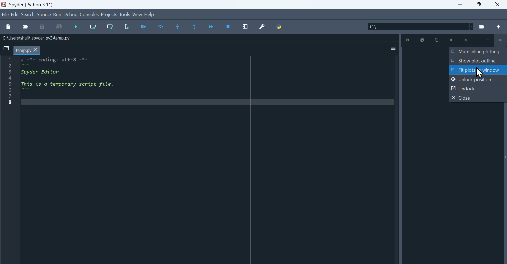 This screenshot has height=264, width=507. Describe the element at coordinates (481, 27) in the screenshot. I see `Folder` at that location.